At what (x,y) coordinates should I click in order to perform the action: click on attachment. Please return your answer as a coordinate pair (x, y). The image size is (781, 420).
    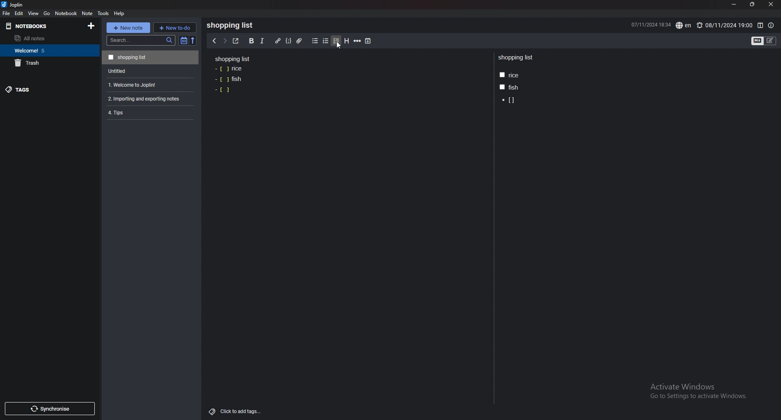
    Looking at the image, I should click on (301, 41).